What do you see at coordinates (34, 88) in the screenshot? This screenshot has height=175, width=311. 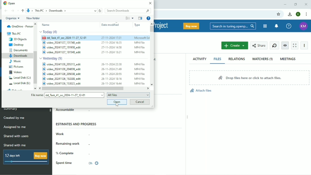 I see `scroll down` at bounding box center [34, 88].